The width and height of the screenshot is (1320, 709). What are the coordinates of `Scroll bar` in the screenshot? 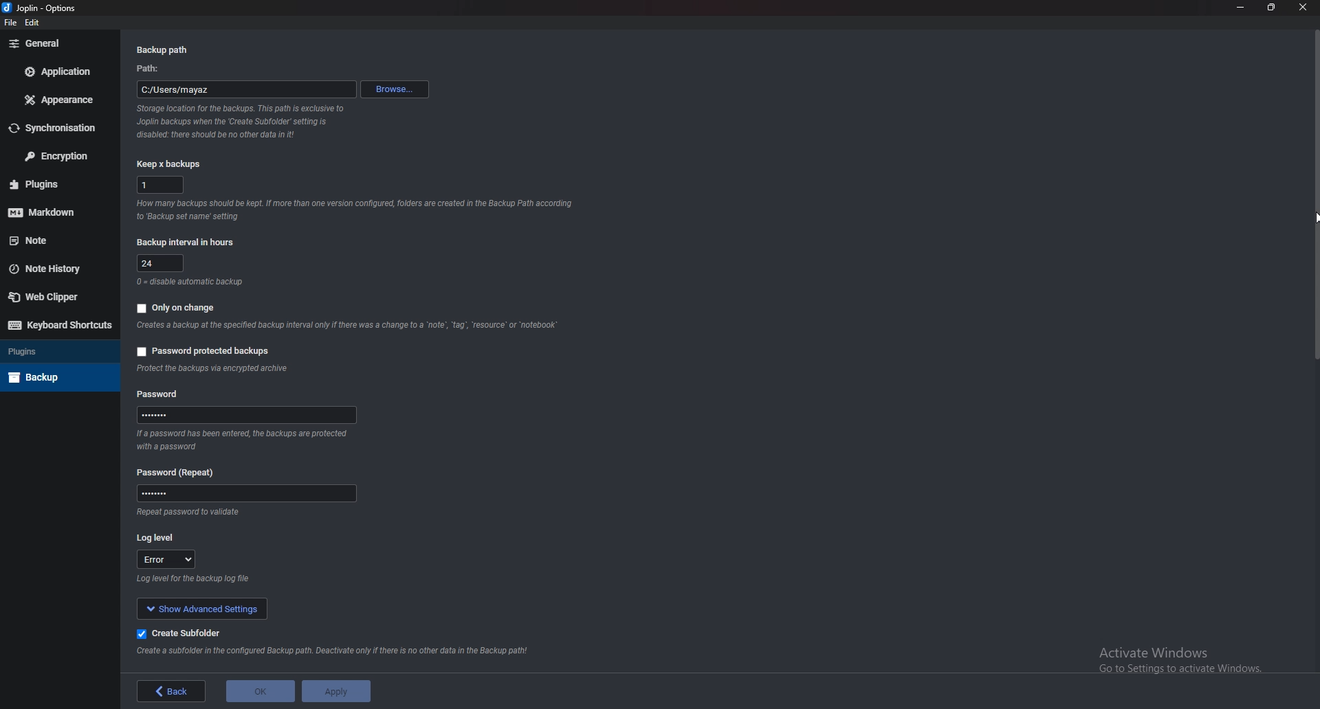 It's located at (1313, 194).